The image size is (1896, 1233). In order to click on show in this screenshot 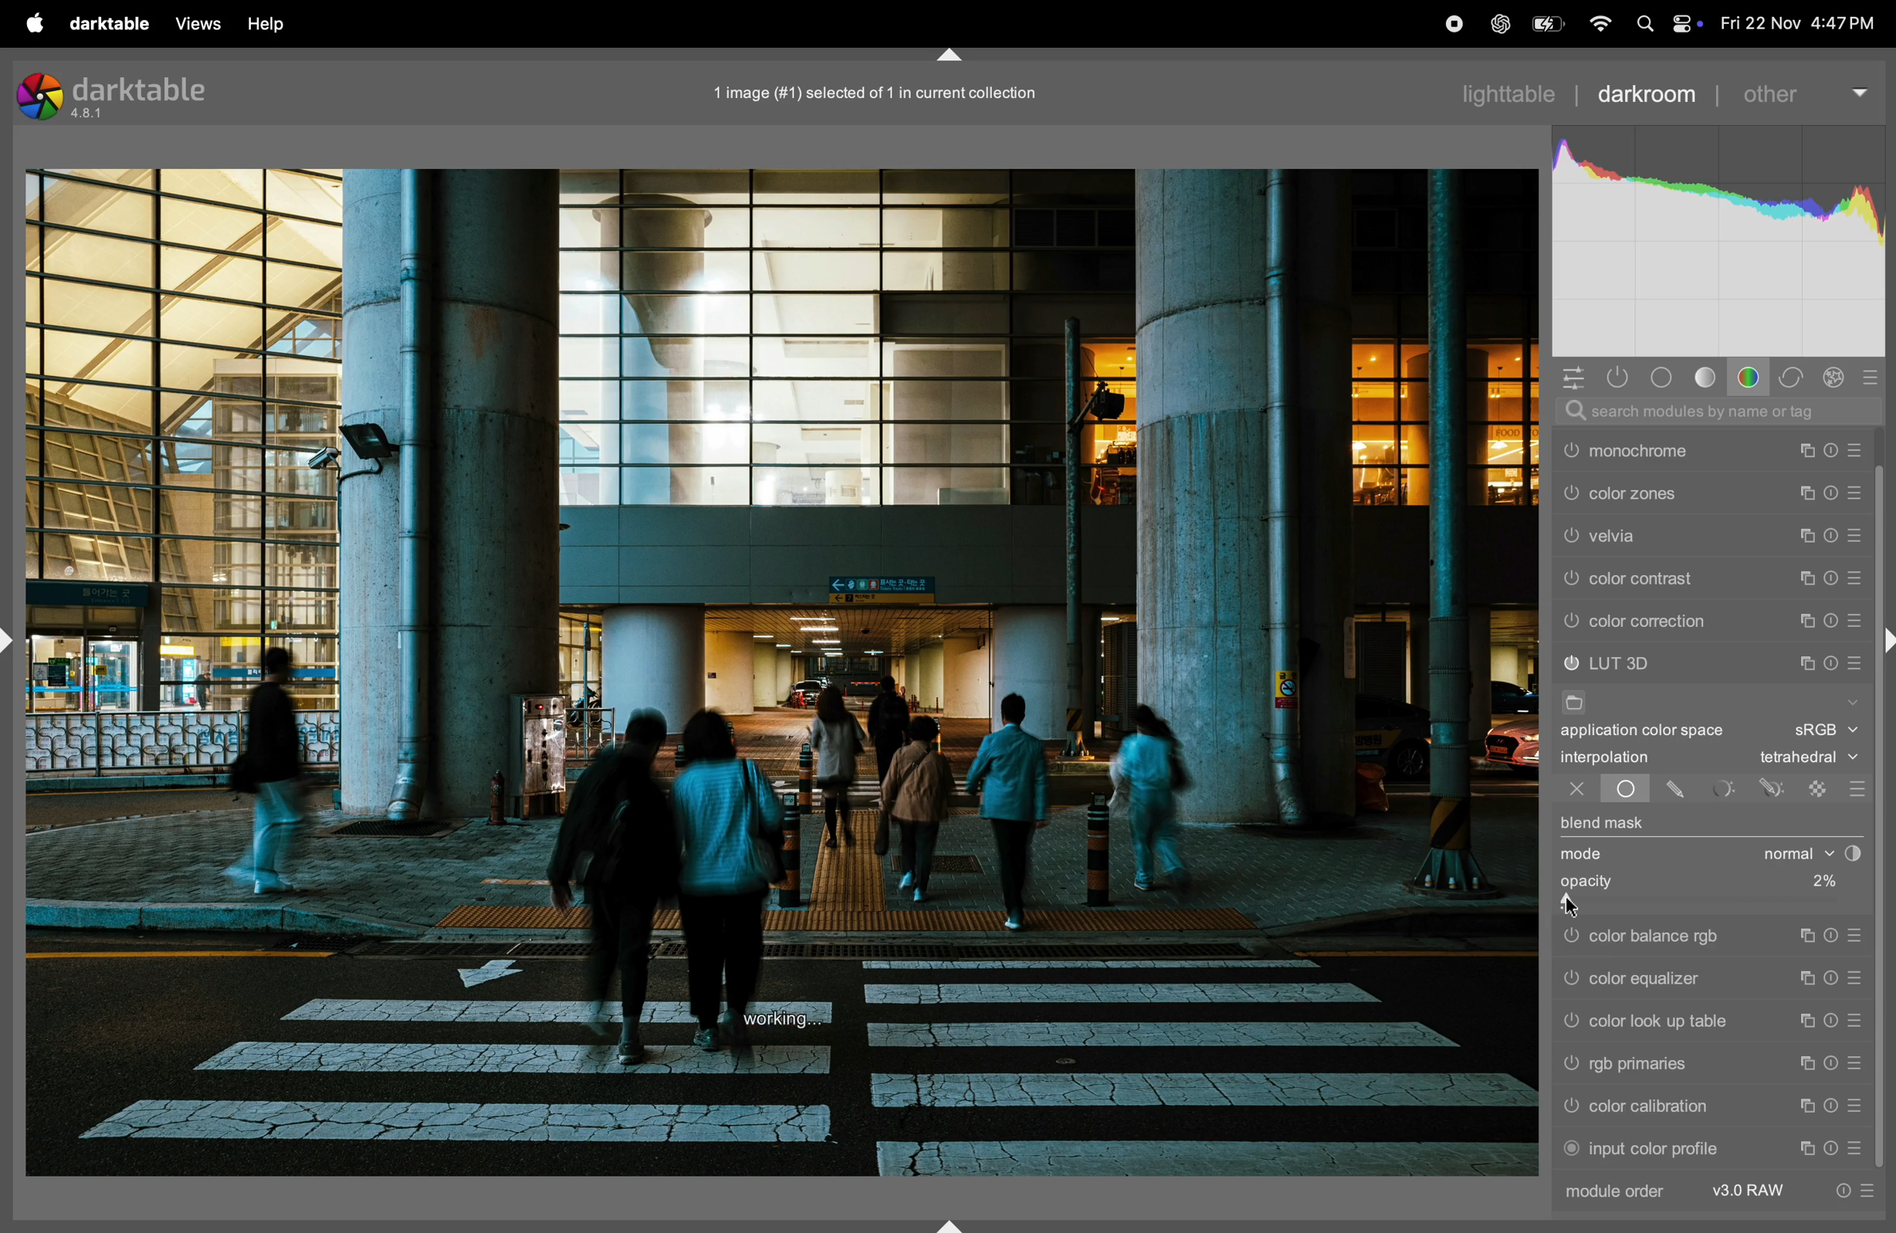, I will do `click(1854, 700)`.